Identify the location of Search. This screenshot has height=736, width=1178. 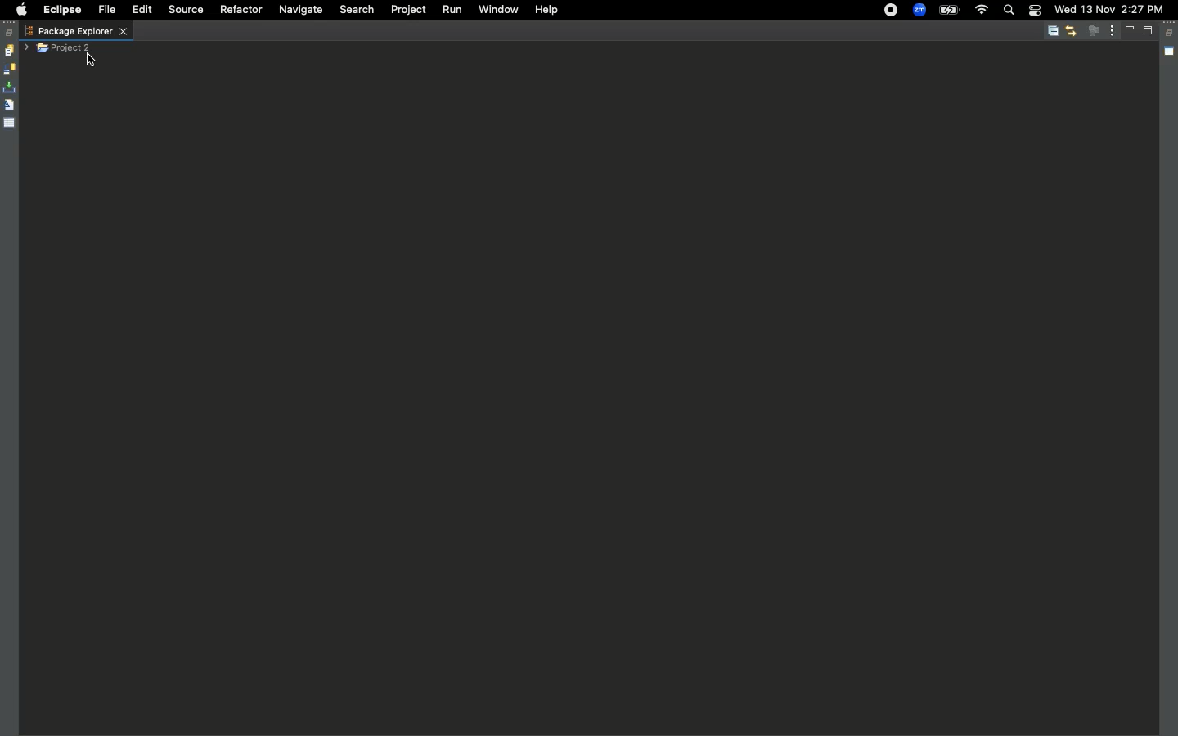
(1008, 11).